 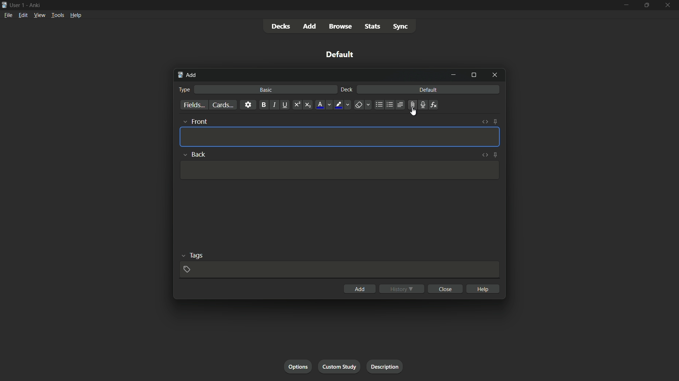 What do you see at coordinates (4, 5) in the screenshot?
I see `app icon` at bounding box center [4, 5].